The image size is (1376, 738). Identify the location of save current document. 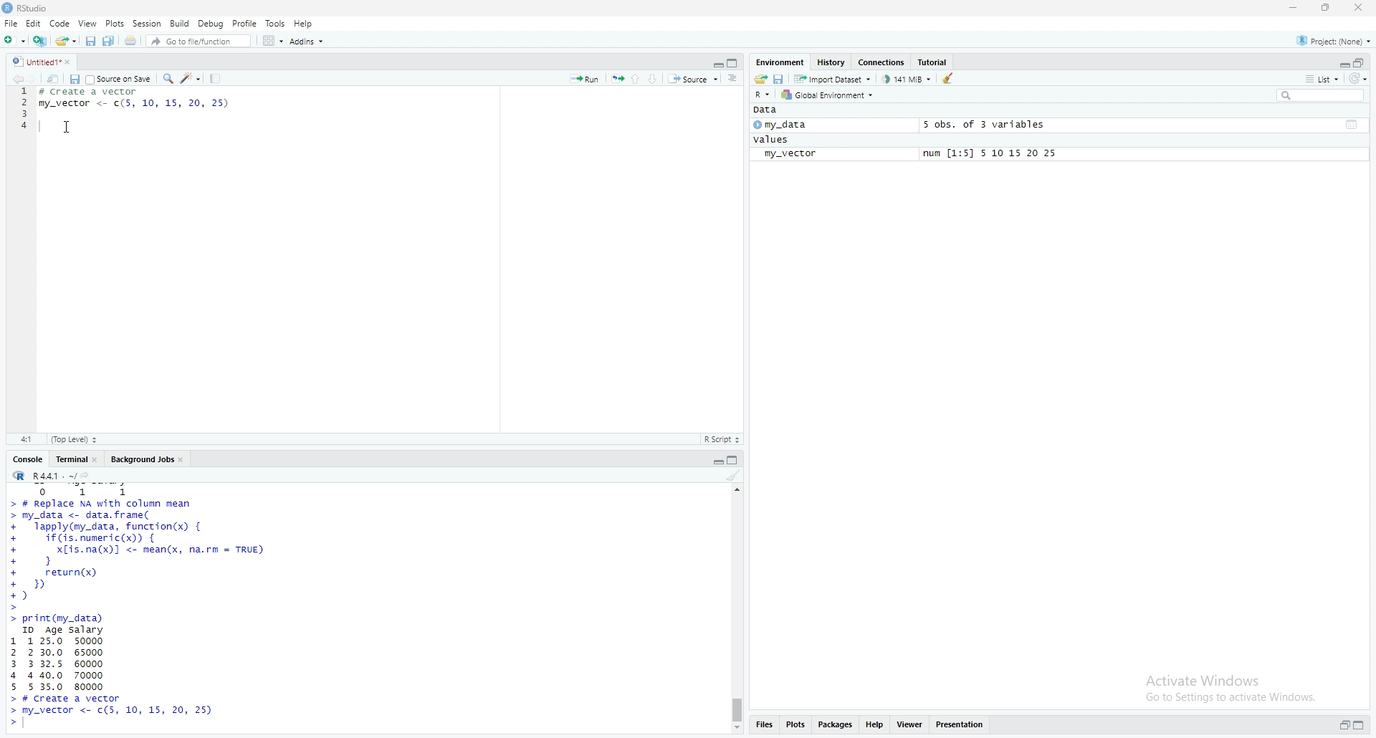
(90, 42).